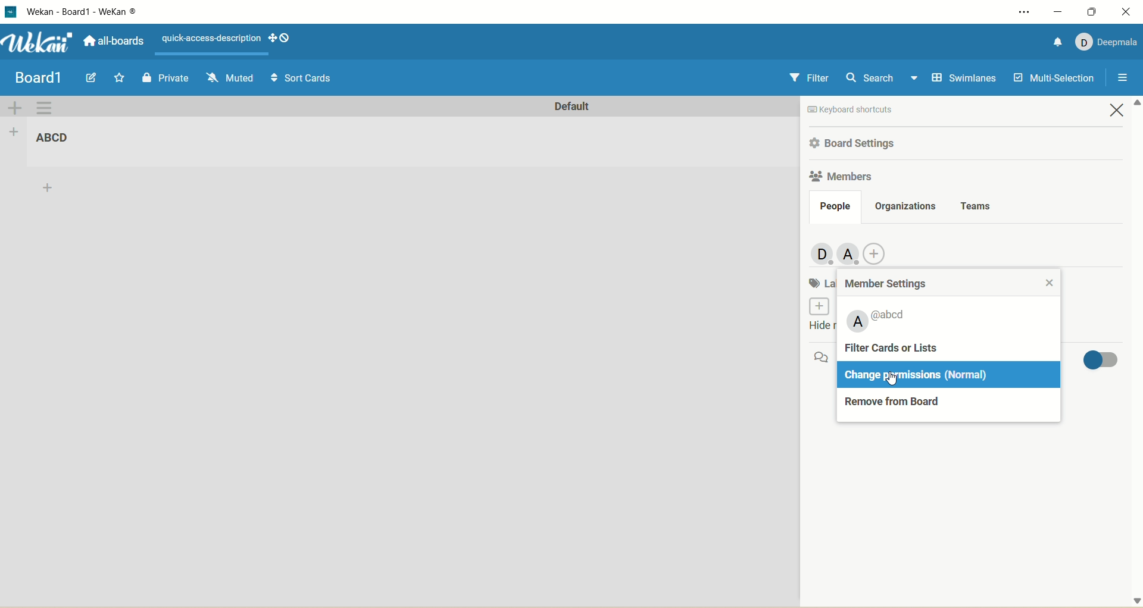 The image size is (1143, 608). What do you see at coordinates (300, 77) in the screenshot?
I see `Sort Cards` at bounding box center [300, 77].